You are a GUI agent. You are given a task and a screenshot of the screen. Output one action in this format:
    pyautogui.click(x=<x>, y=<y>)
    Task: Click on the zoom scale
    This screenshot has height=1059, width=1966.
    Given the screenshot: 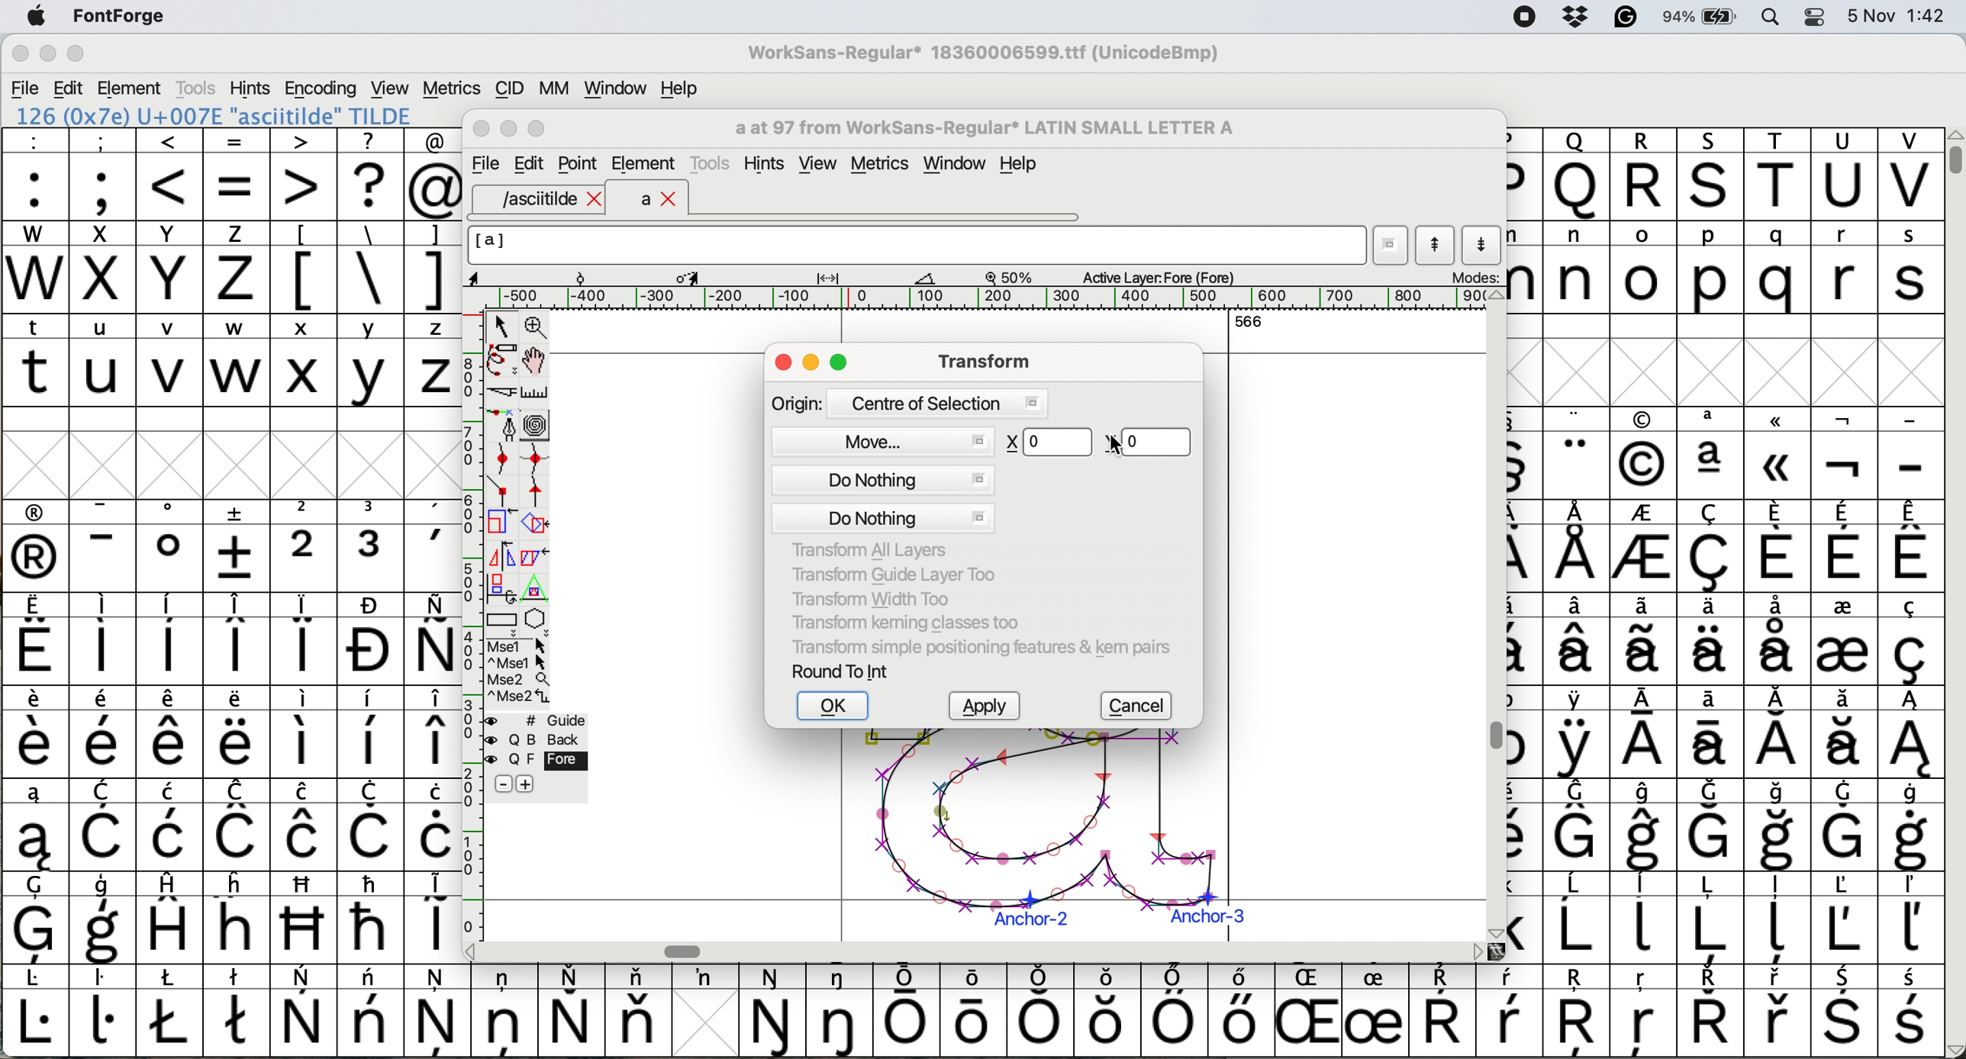 What is the action you would take?
    pyautogui.click(x=1014, y=277)
    